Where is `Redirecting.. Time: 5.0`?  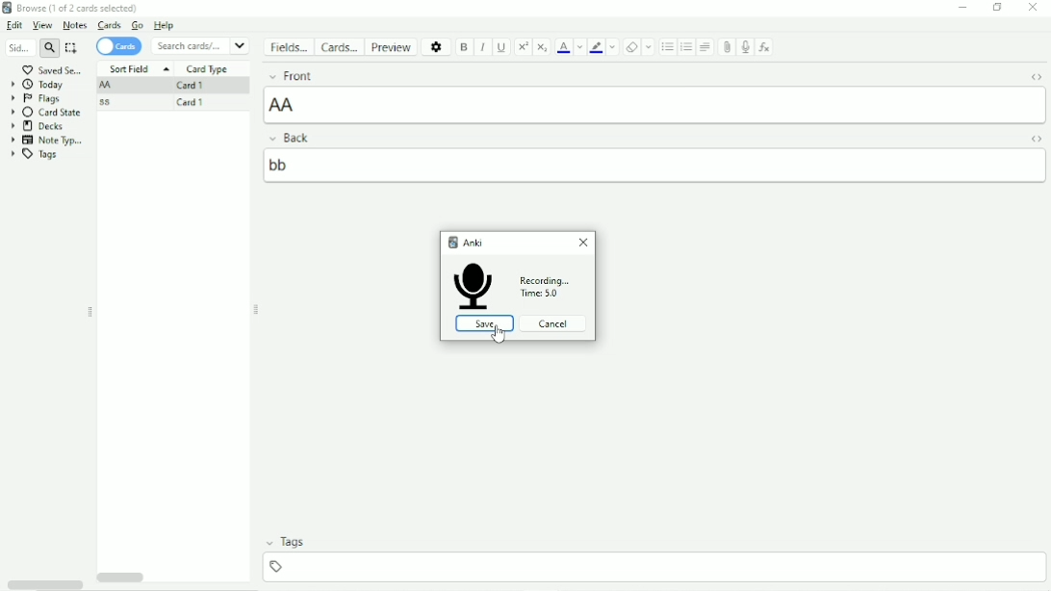
Redirecting.. Time: 5.0 is located at coordinates (551, 287).